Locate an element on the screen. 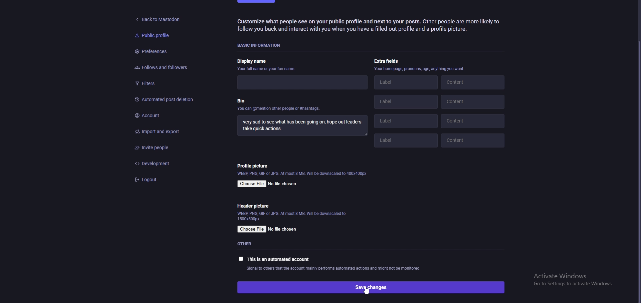 The height and width of the screenshot is (303, 641). development is located at coordinates (169, 163).